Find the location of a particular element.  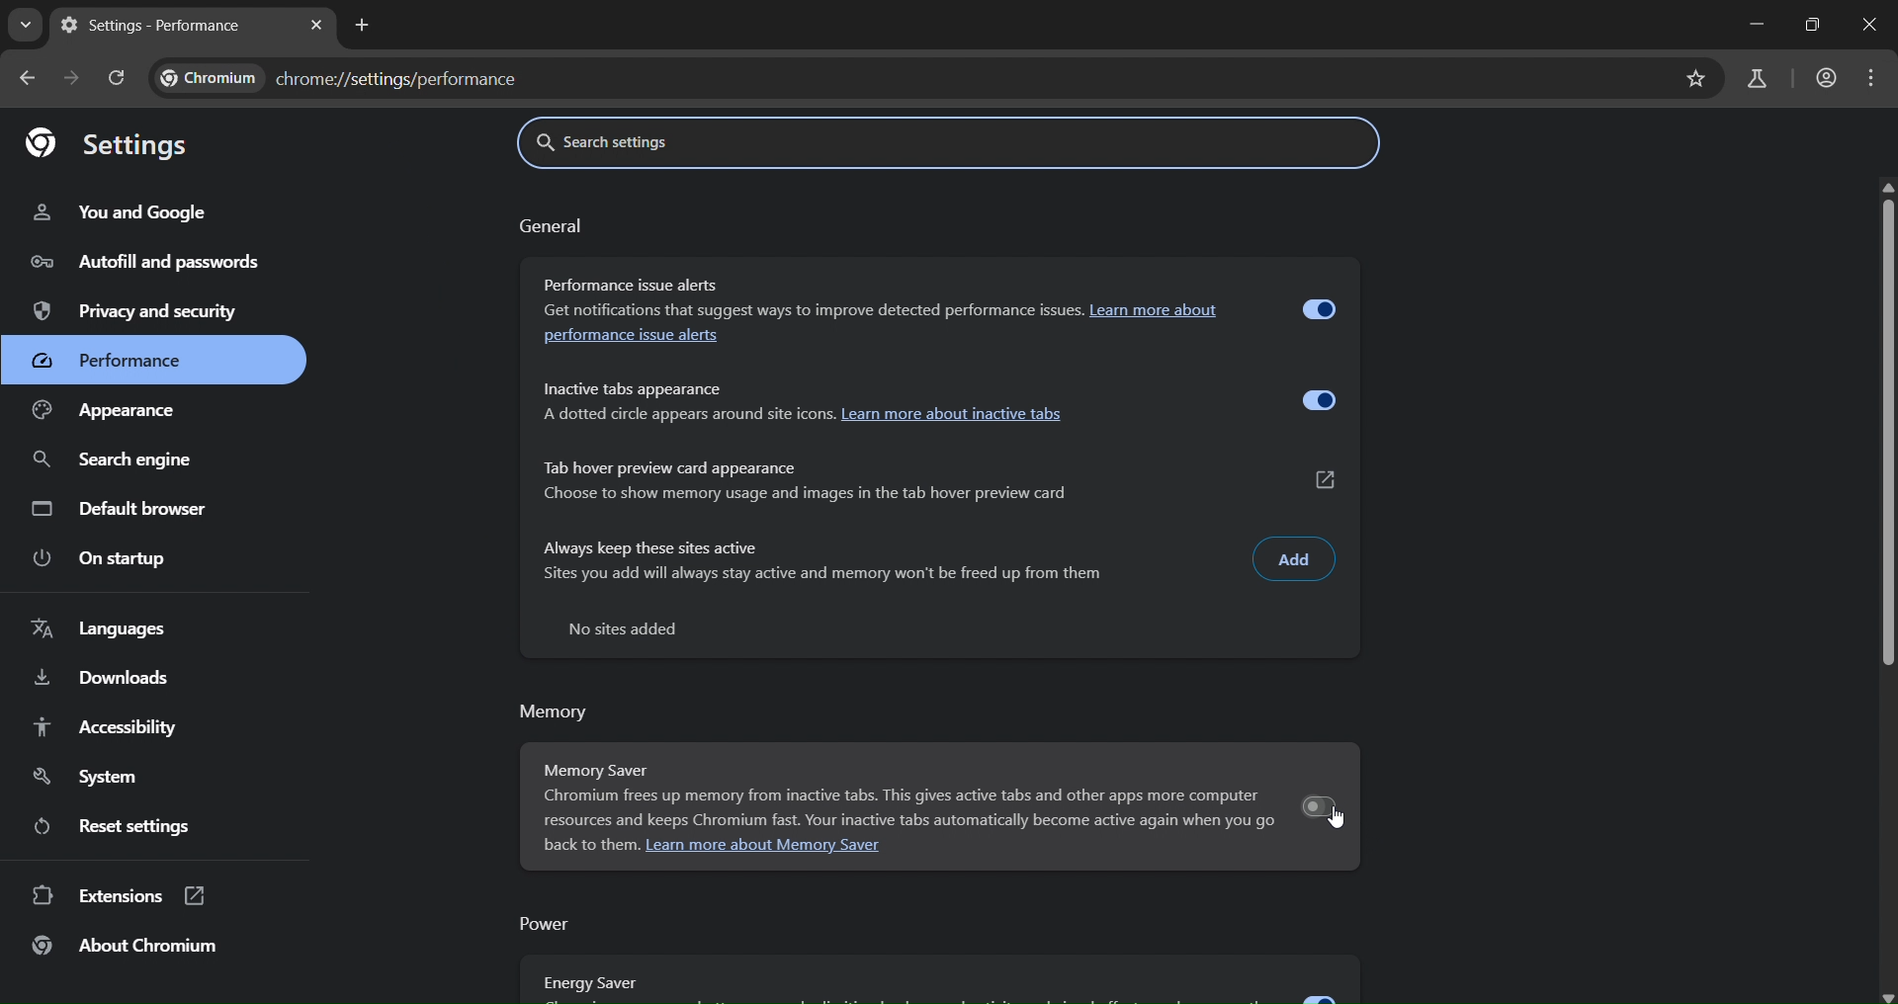

close tab is located at coordinates (321, 26).